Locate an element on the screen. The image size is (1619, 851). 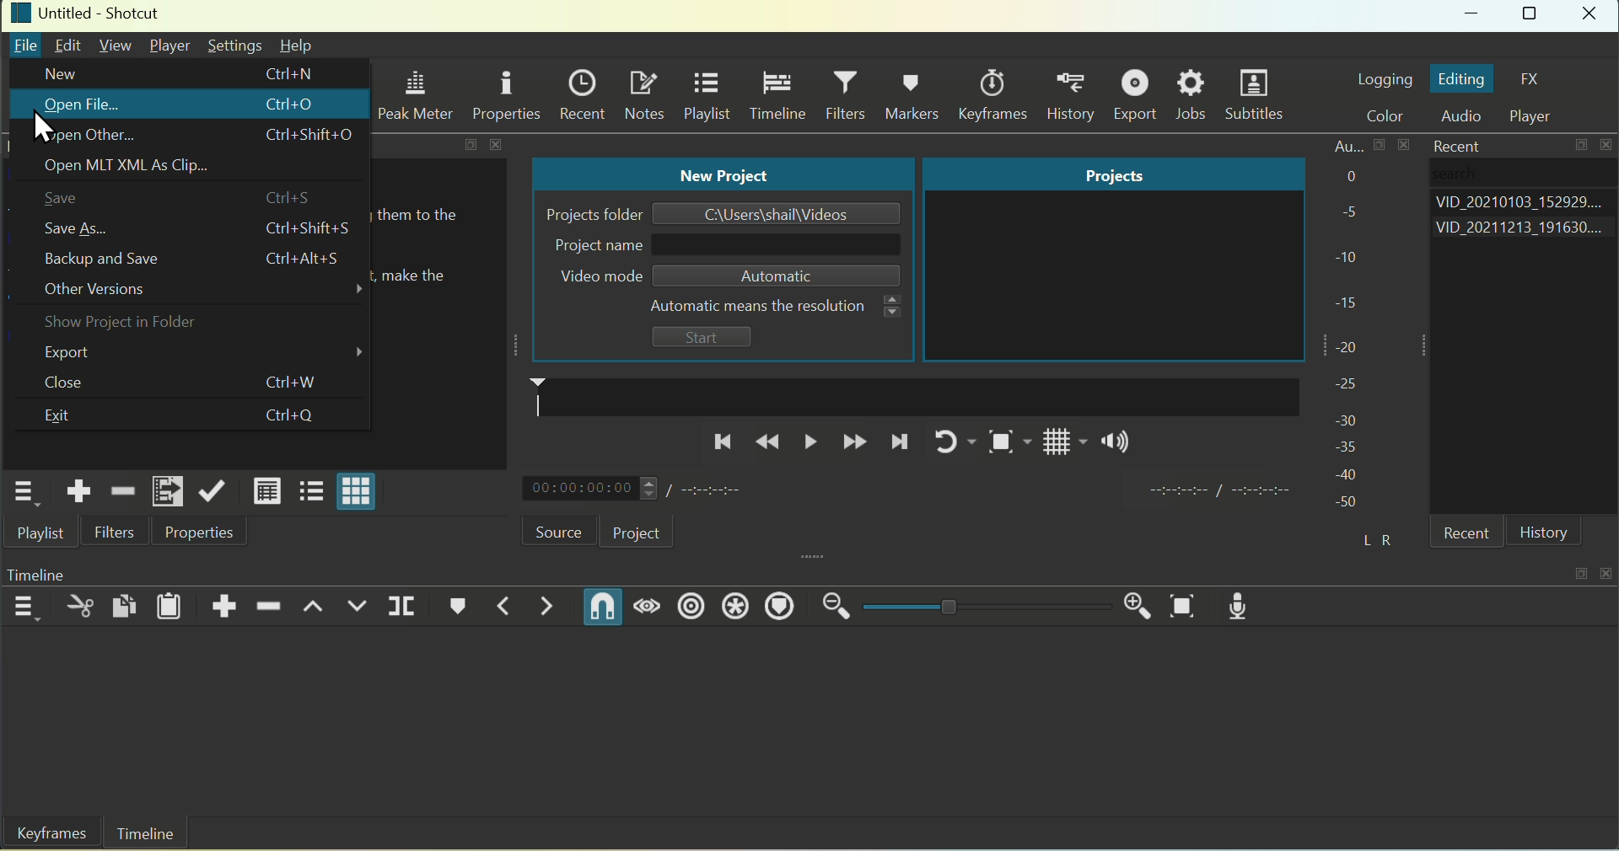
Logging is located at coordinates (1384, 78).